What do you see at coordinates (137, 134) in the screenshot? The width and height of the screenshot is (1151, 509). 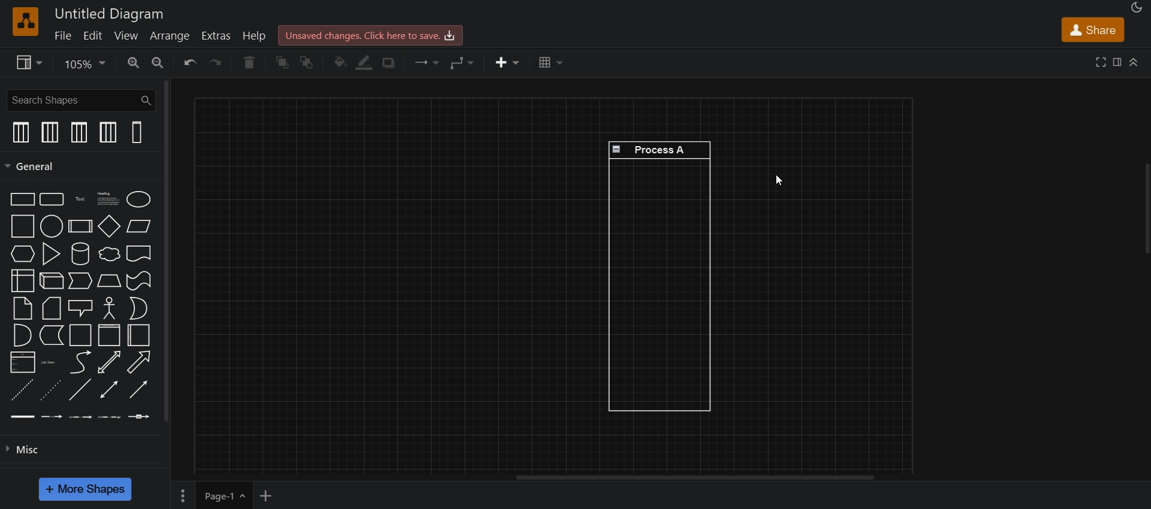 I see `vertical swimlanes` at bounding box center [137, 134].